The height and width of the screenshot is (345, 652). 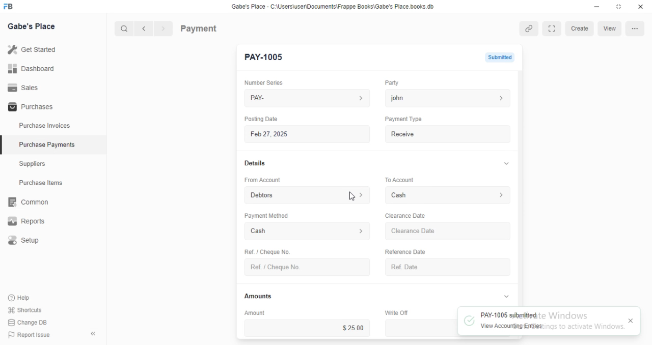 I want to click on Sales, so click(x=23, y=87).